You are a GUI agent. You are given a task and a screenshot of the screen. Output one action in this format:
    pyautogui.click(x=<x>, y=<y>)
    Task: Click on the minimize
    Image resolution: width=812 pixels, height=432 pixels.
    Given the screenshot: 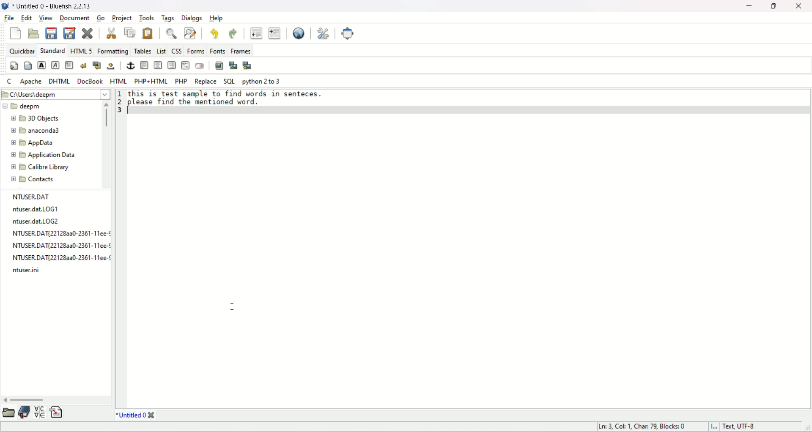 What is the action you would take?
    pyautogui.click(x=750, y=5)
    